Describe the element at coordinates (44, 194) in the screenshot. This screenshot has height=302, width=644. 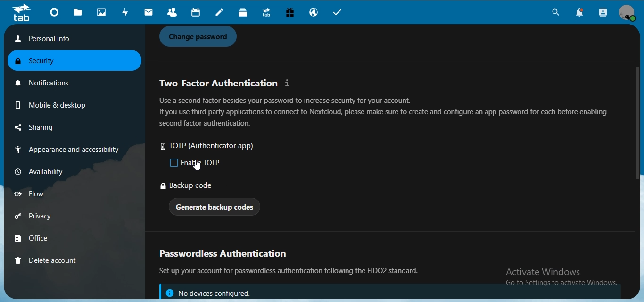
I see `flow` at that location.